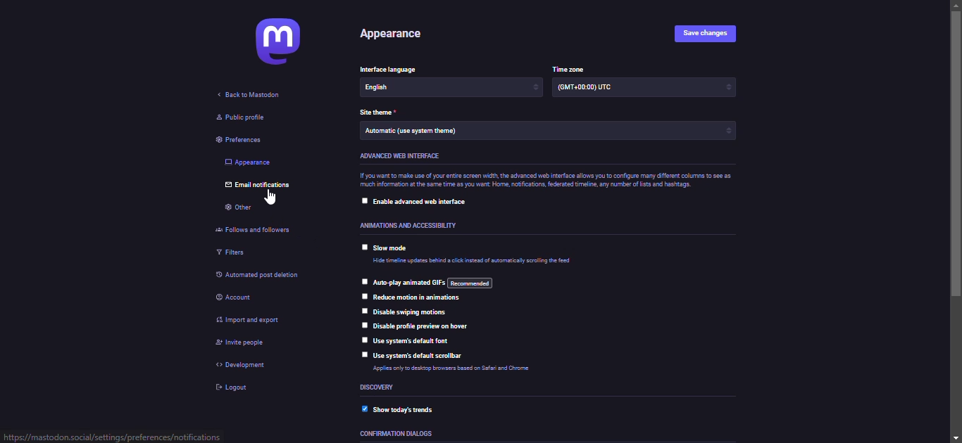 This screenshot has height=443, width=962. I want to click on email notifications, so click(260, 186).